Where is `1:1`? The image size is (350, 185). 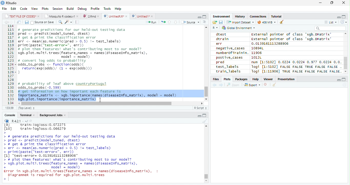
1:1 is located at coordinates (10, 108).